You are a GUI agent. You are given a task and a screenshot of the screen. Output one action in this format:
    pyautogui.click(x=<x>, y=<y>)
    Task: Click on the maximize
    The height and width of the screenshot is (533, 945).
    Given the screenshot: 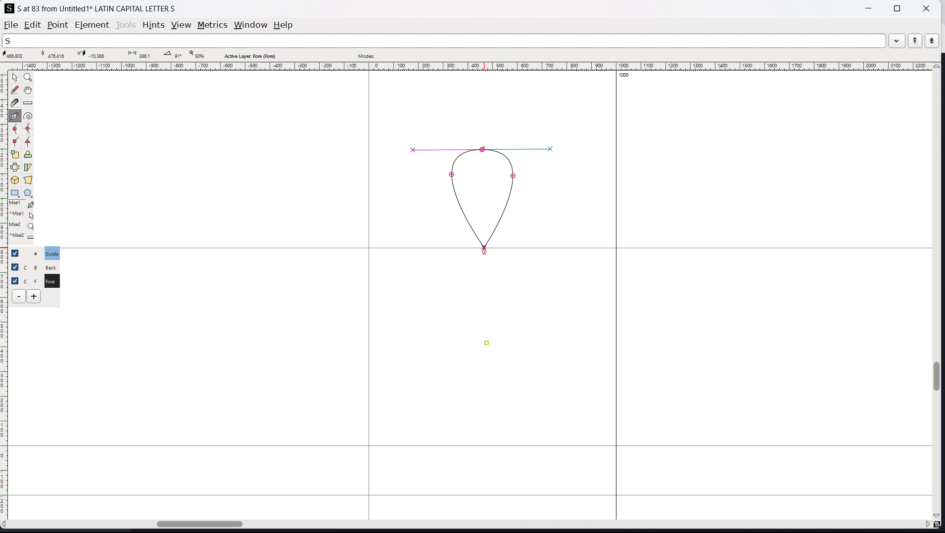 What is the action you would take?
    pyautogui.click(x=897, y=8)
    